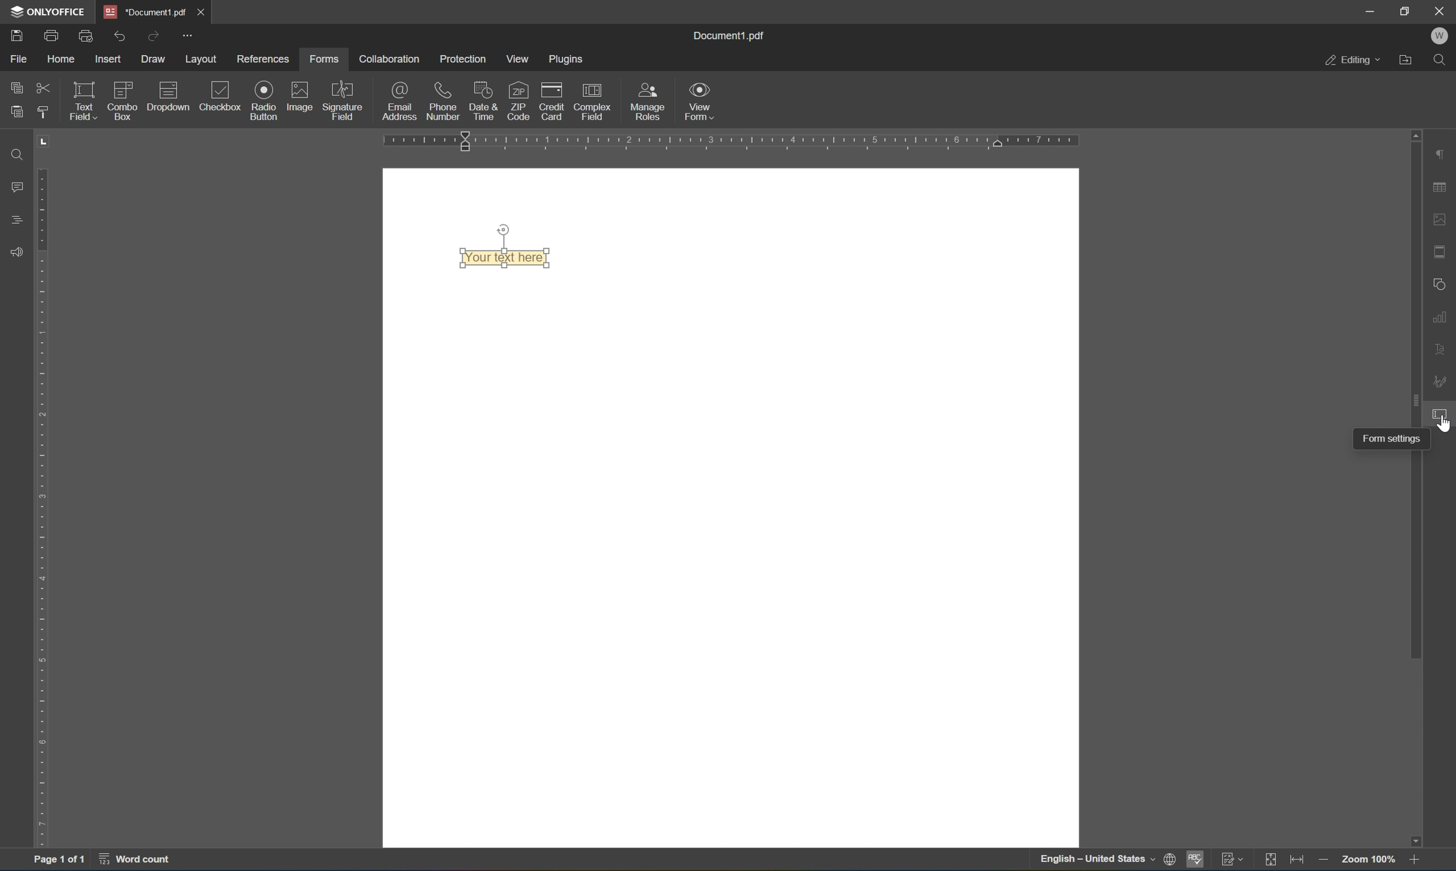  I want to click on comments, so click(17, 187).